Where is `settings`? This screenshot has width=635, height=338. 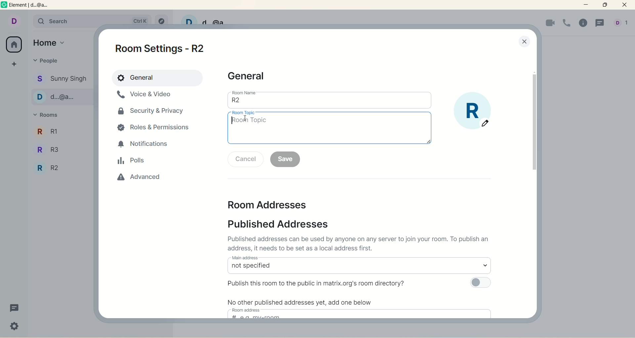
settings is located at coordinates (15, 327).